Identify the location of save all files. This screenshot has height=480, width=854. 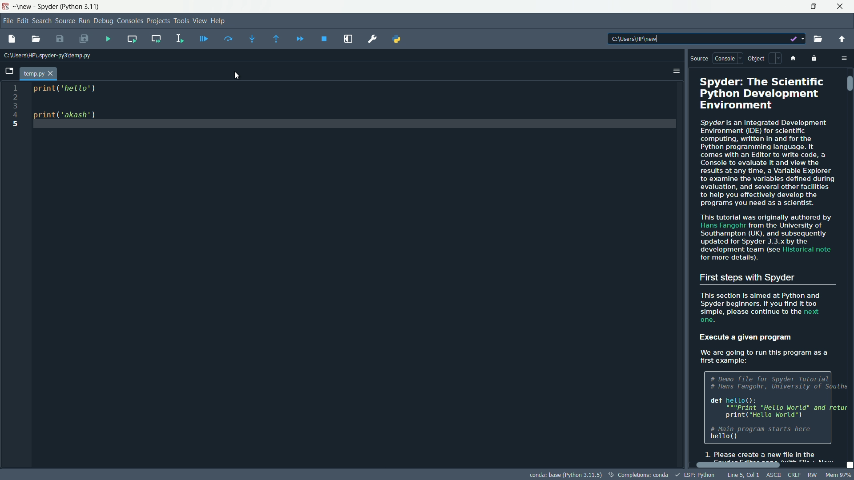
(85, 39).